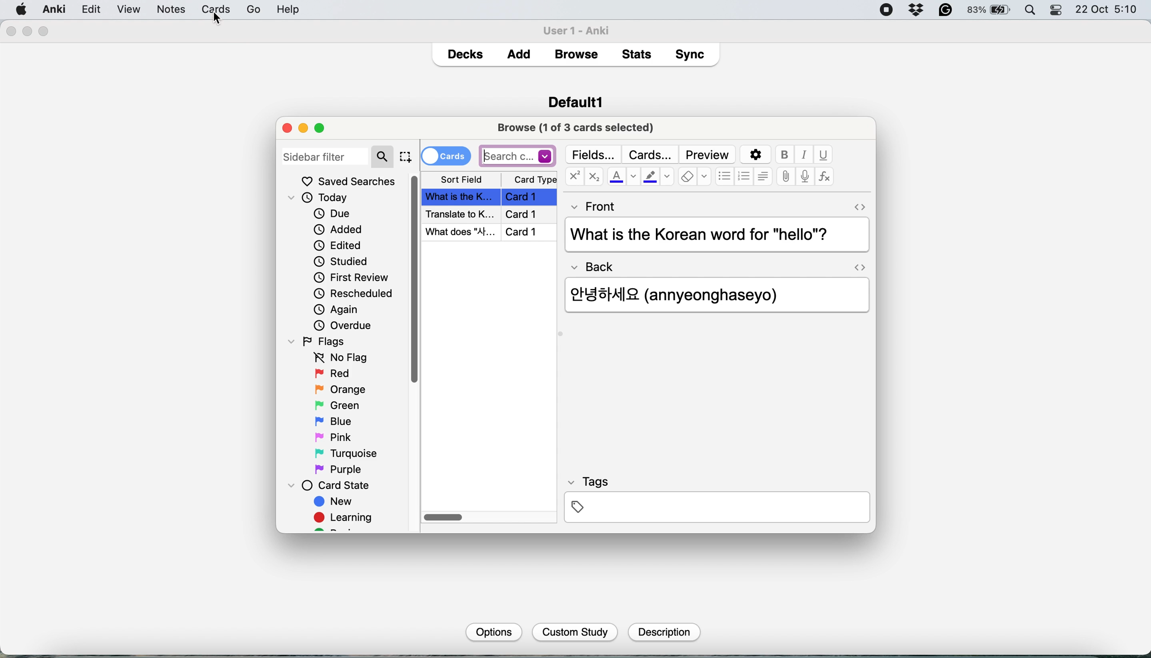  I want to click on orange, so click(340, 389).